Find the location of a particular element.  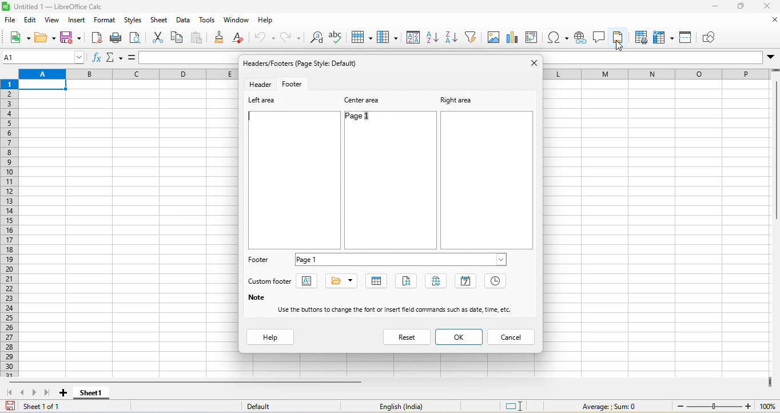

formula is located at coordinates (132, 57).